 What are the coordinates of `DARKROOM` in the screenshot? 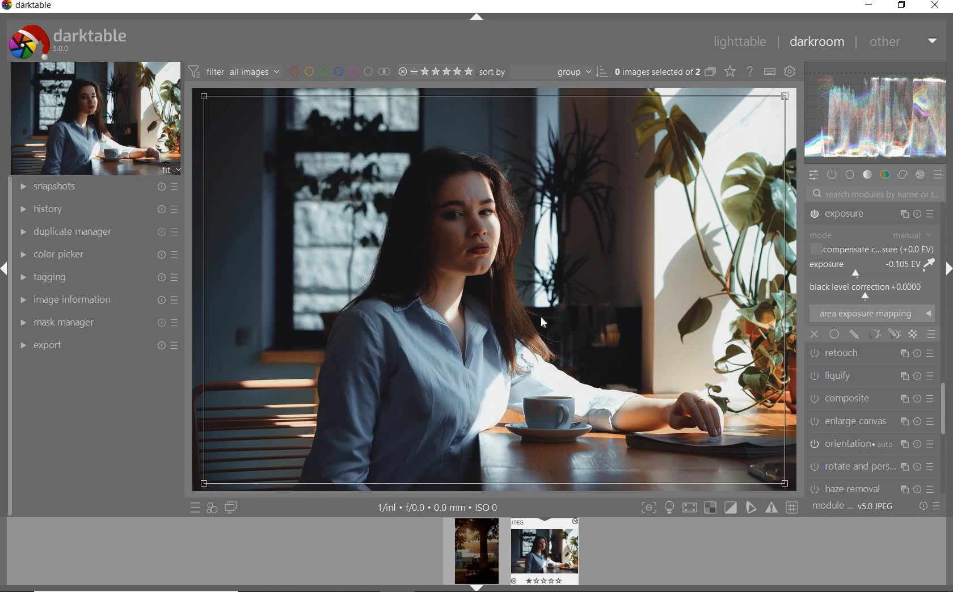 It's located at (818, 41).